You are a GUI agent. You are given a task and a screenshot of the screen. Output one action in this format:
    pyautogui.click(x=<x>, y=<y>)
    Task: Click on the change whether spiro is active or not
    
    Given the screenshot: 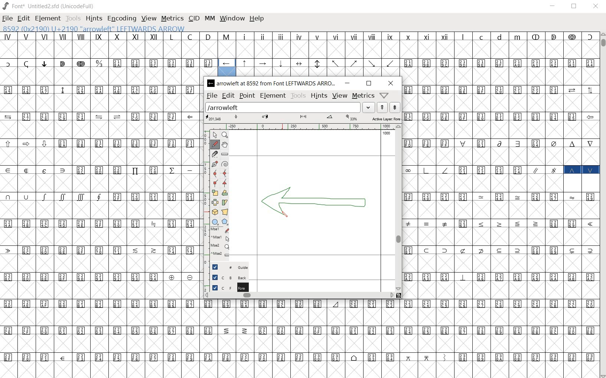 What is the action you would take?
    pyautogui.click(x=225, y=164)
    